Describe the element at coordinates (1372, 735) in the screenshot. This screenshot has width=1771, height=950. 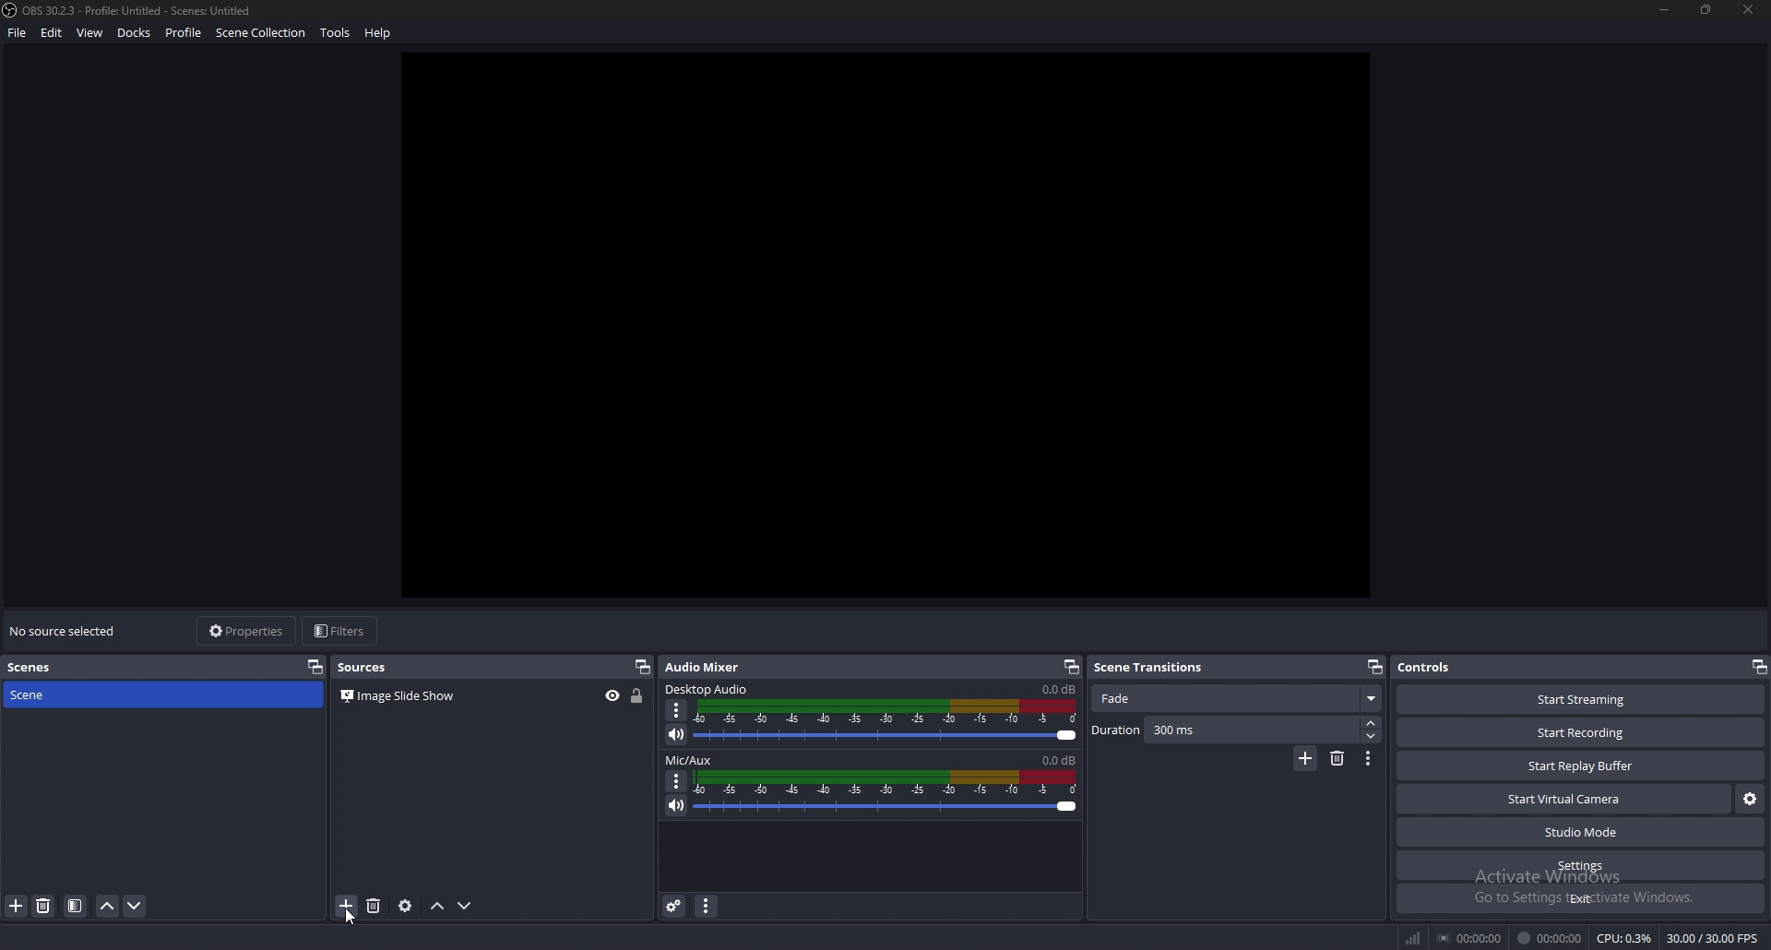
I see `decrease duration` at that location.